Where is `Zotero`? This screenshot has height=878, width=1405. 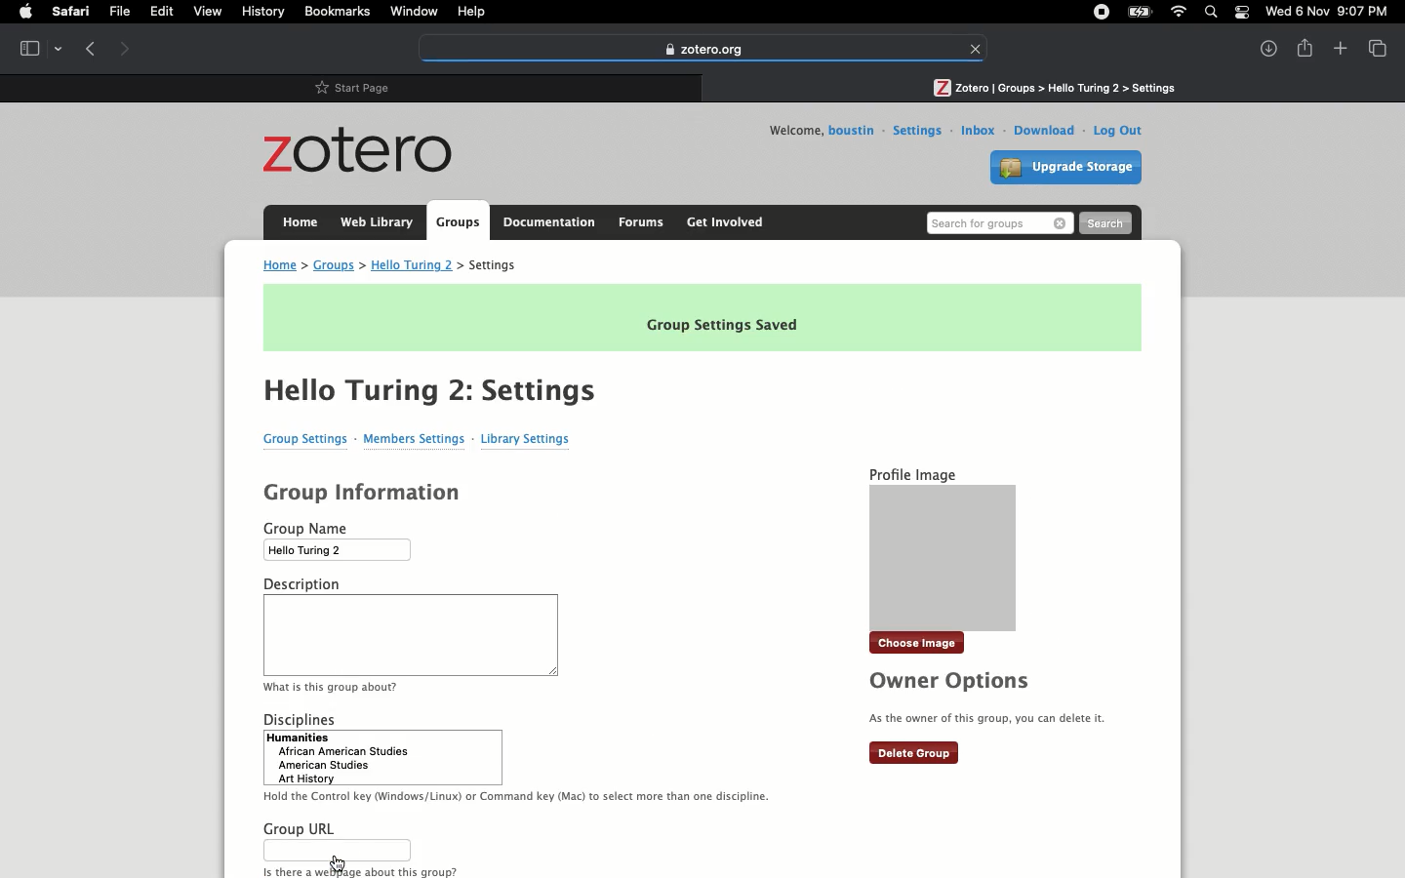
Zotero is located at coordinates (364, 152).